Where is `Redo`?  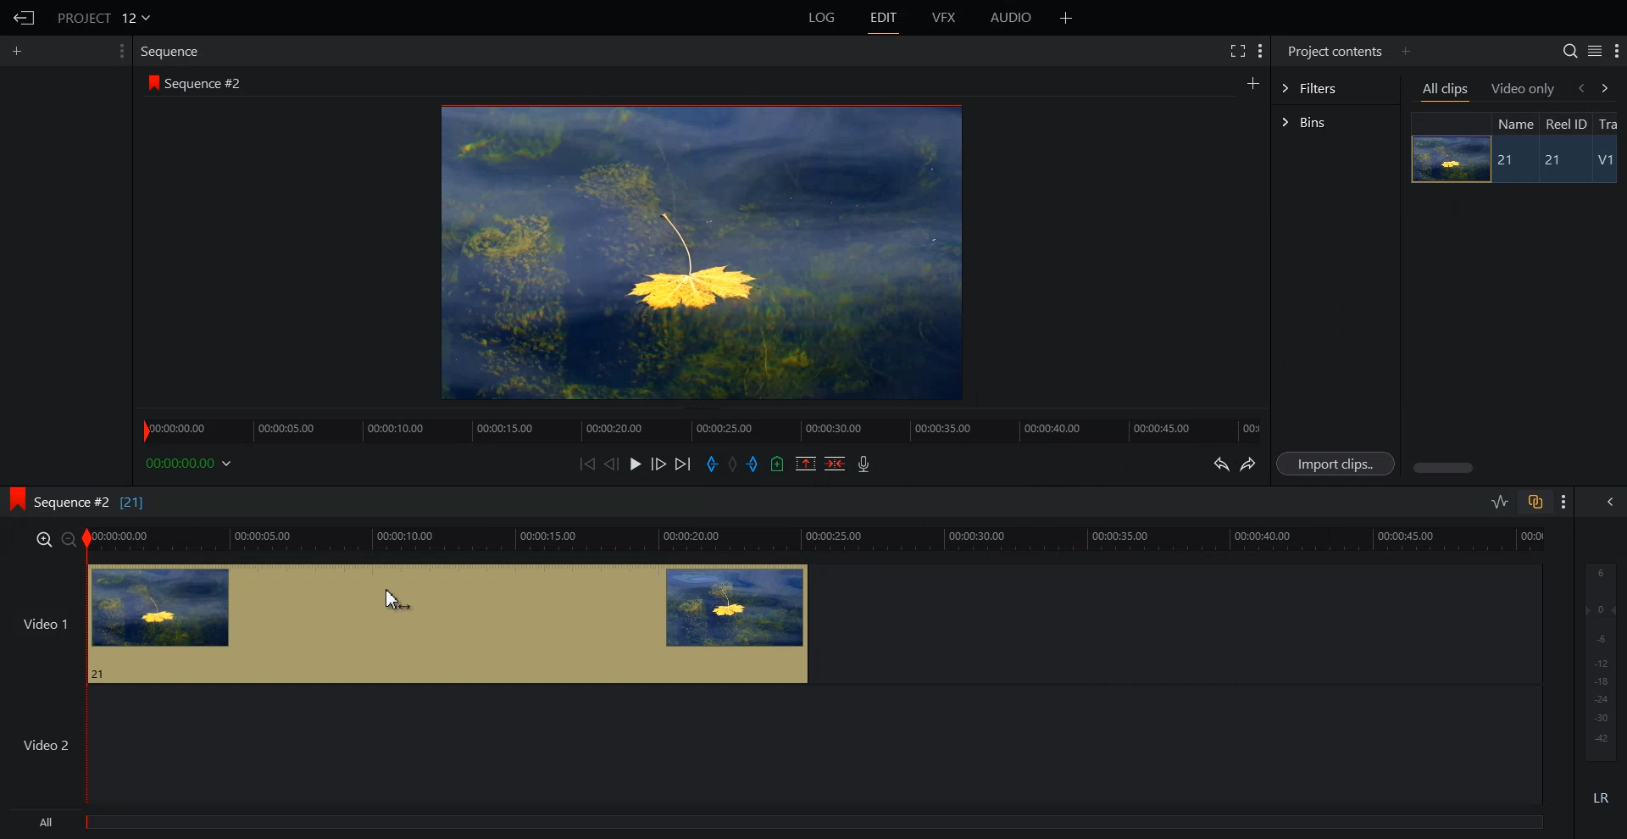
Redo is located at coordinates (1249, 464).